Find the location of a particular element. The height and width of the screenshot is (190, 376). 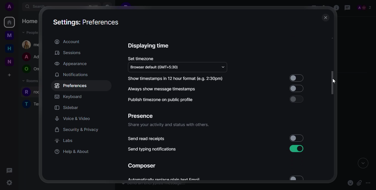

people dropdown is located at coordinates (31, 33).